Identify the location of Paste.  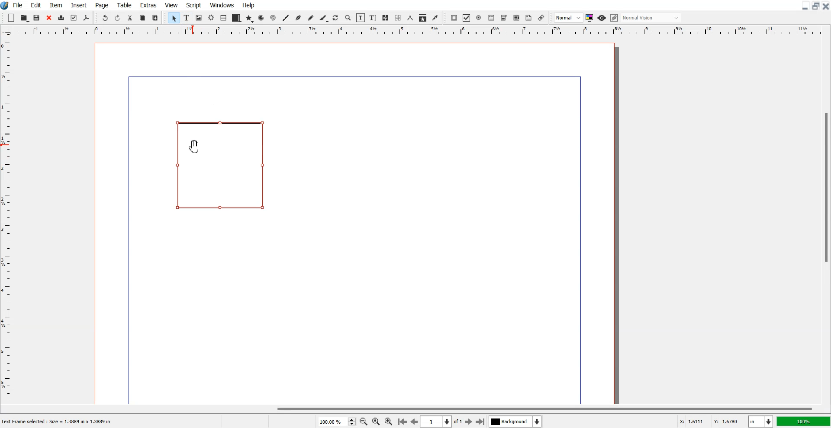
(155, 18).